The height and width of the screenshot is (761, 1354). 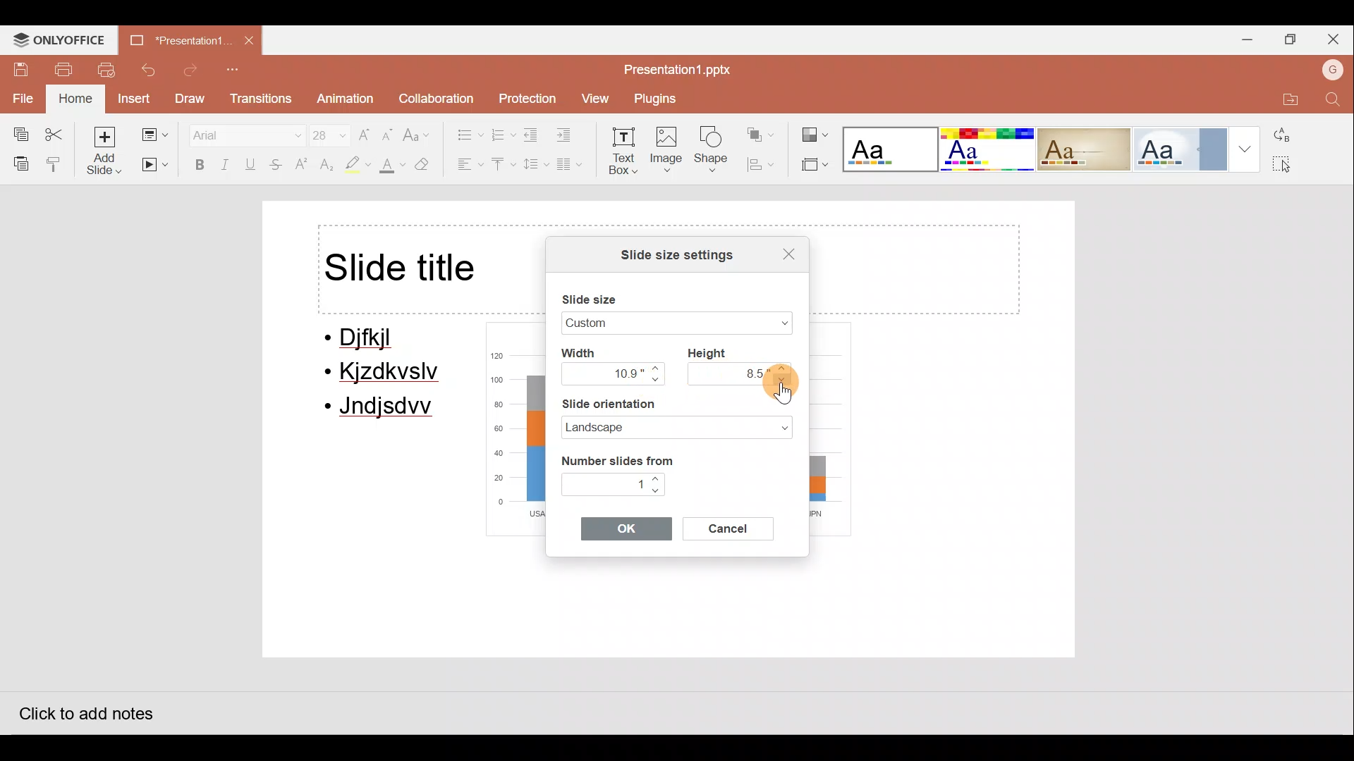 I want to click on Change colour theme, so click(x=815, y=130).